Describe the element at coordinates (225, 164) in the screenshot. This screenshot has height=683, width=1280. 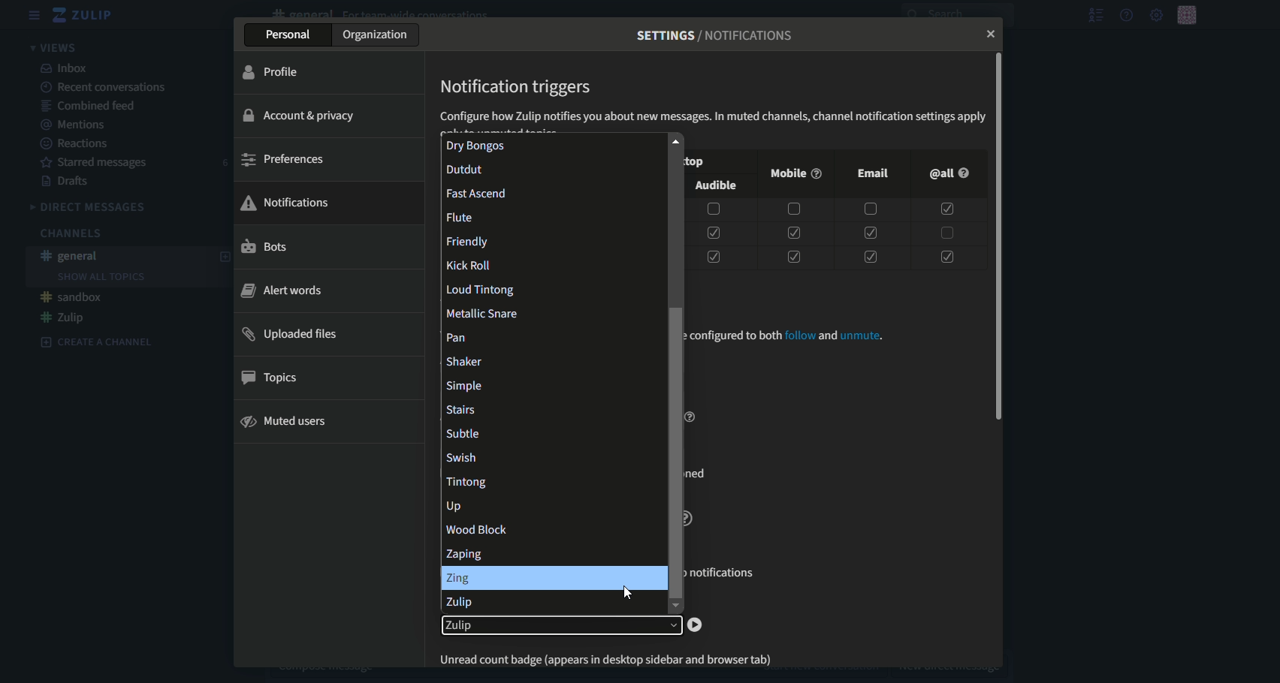
I see `number` at that location.